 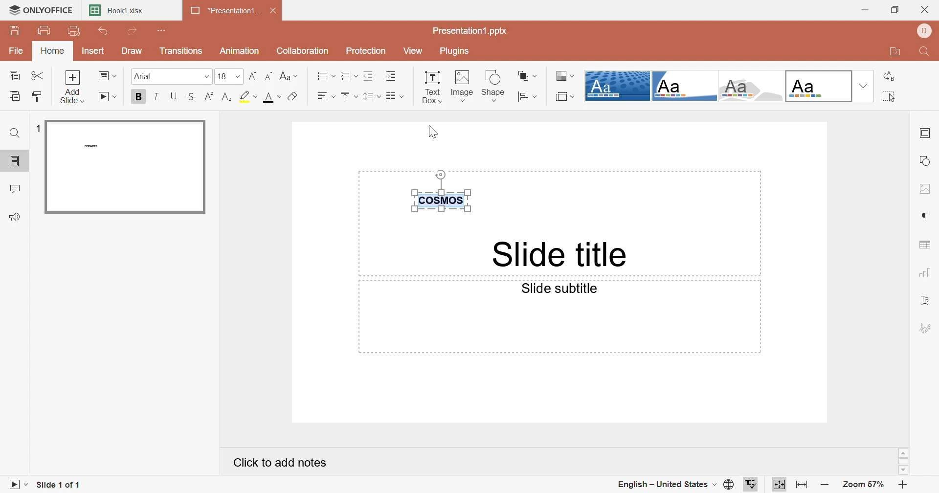 What do you see at coordinates (866, 11) in the screenshot?
I see `Minimize` at bounding box center [866, 11].